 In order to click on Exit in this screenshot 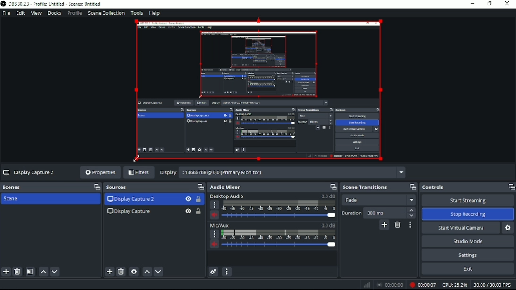, I will do `click(467, 269)`.